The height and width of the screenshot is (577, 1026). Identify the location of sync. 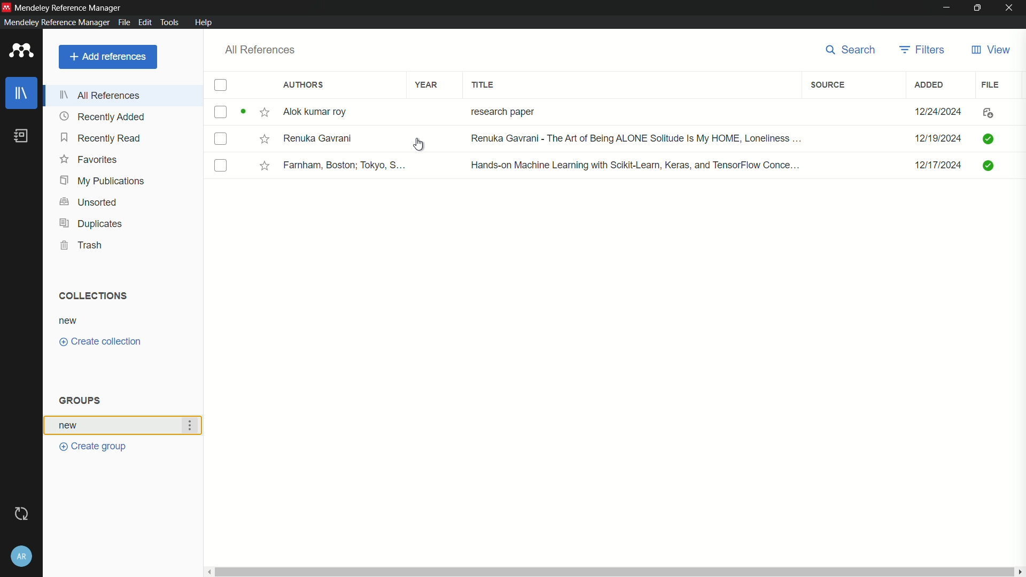
(20, 514).